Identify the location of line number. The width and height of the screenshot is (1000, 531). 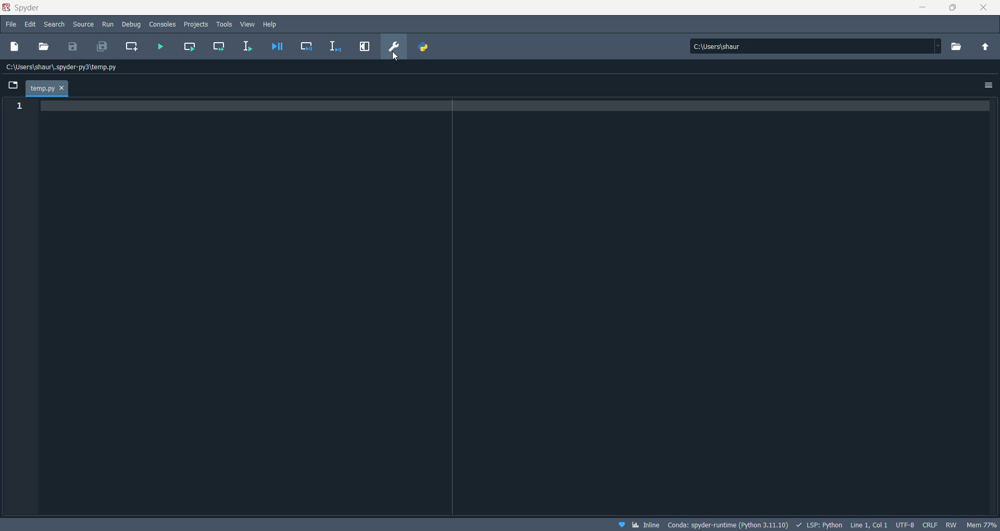
(18, 107).